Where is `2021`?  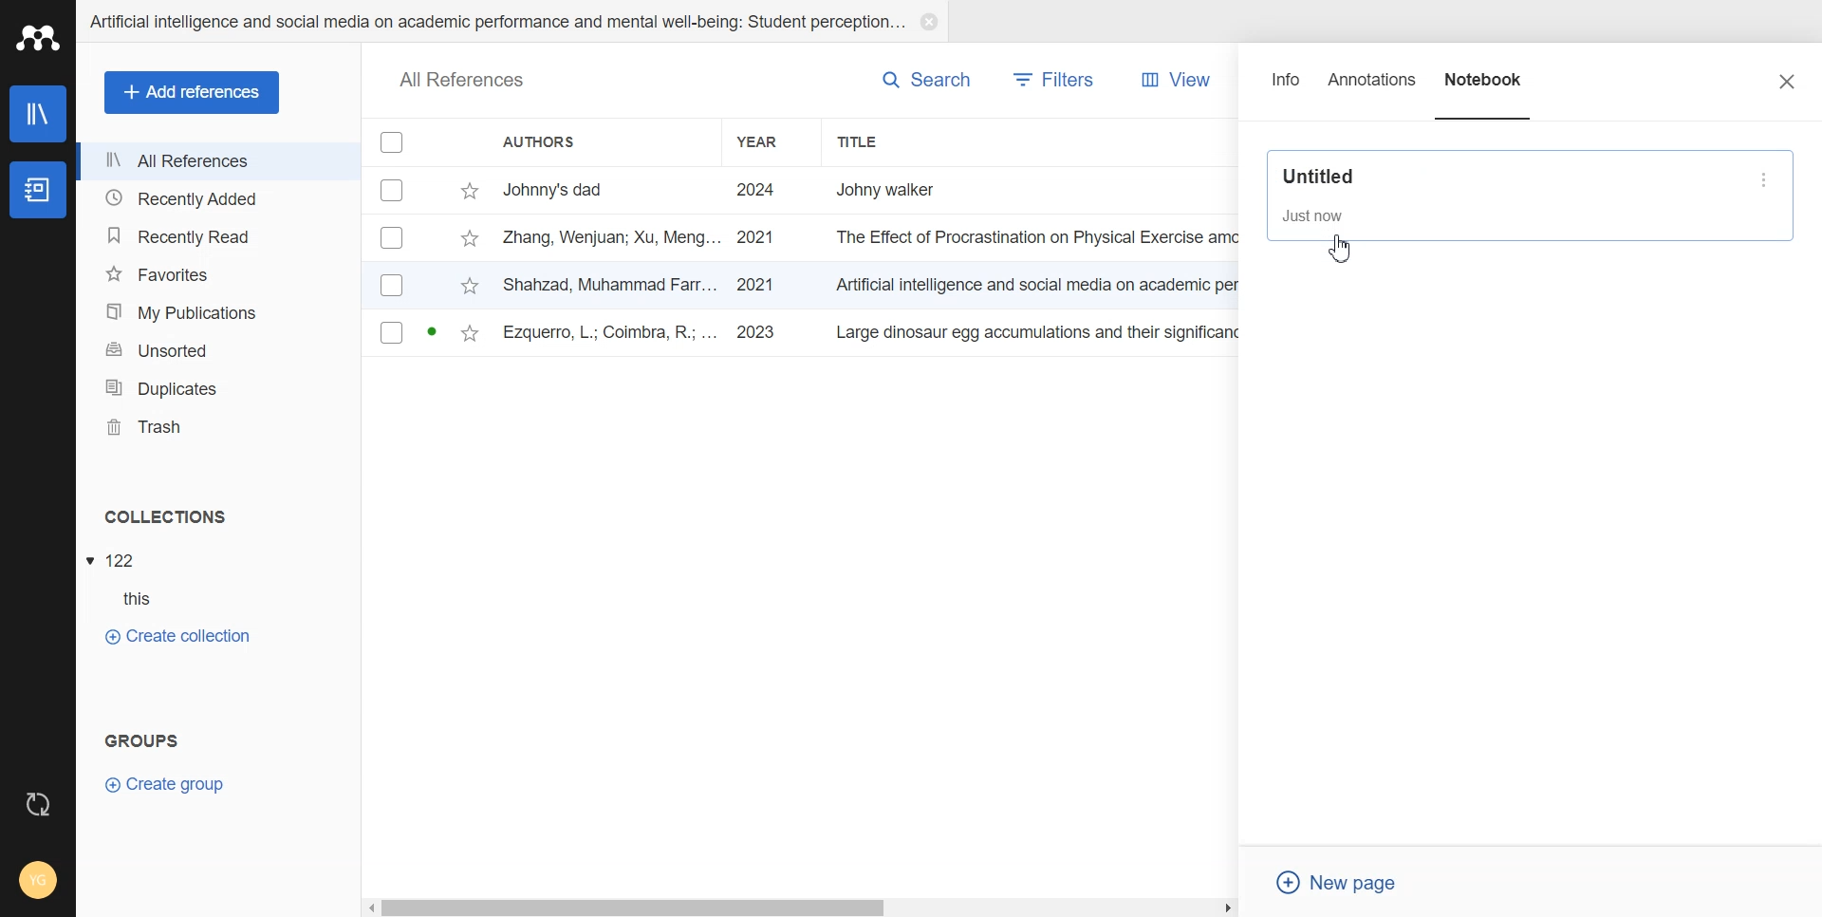
2021 is located at coordinates (755, 285).